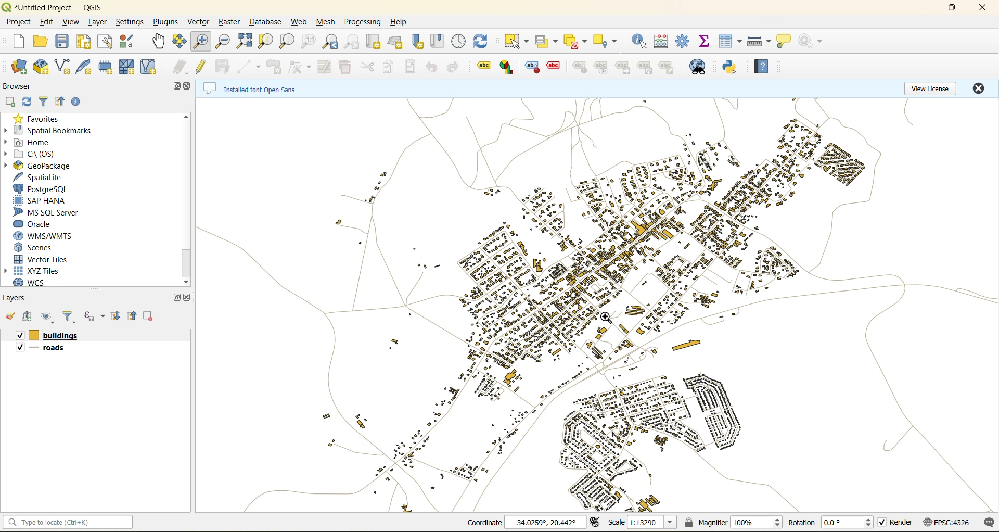 The height and width of the screenshot is (532, 999). I want to click on Label Options, so click(482, 67).